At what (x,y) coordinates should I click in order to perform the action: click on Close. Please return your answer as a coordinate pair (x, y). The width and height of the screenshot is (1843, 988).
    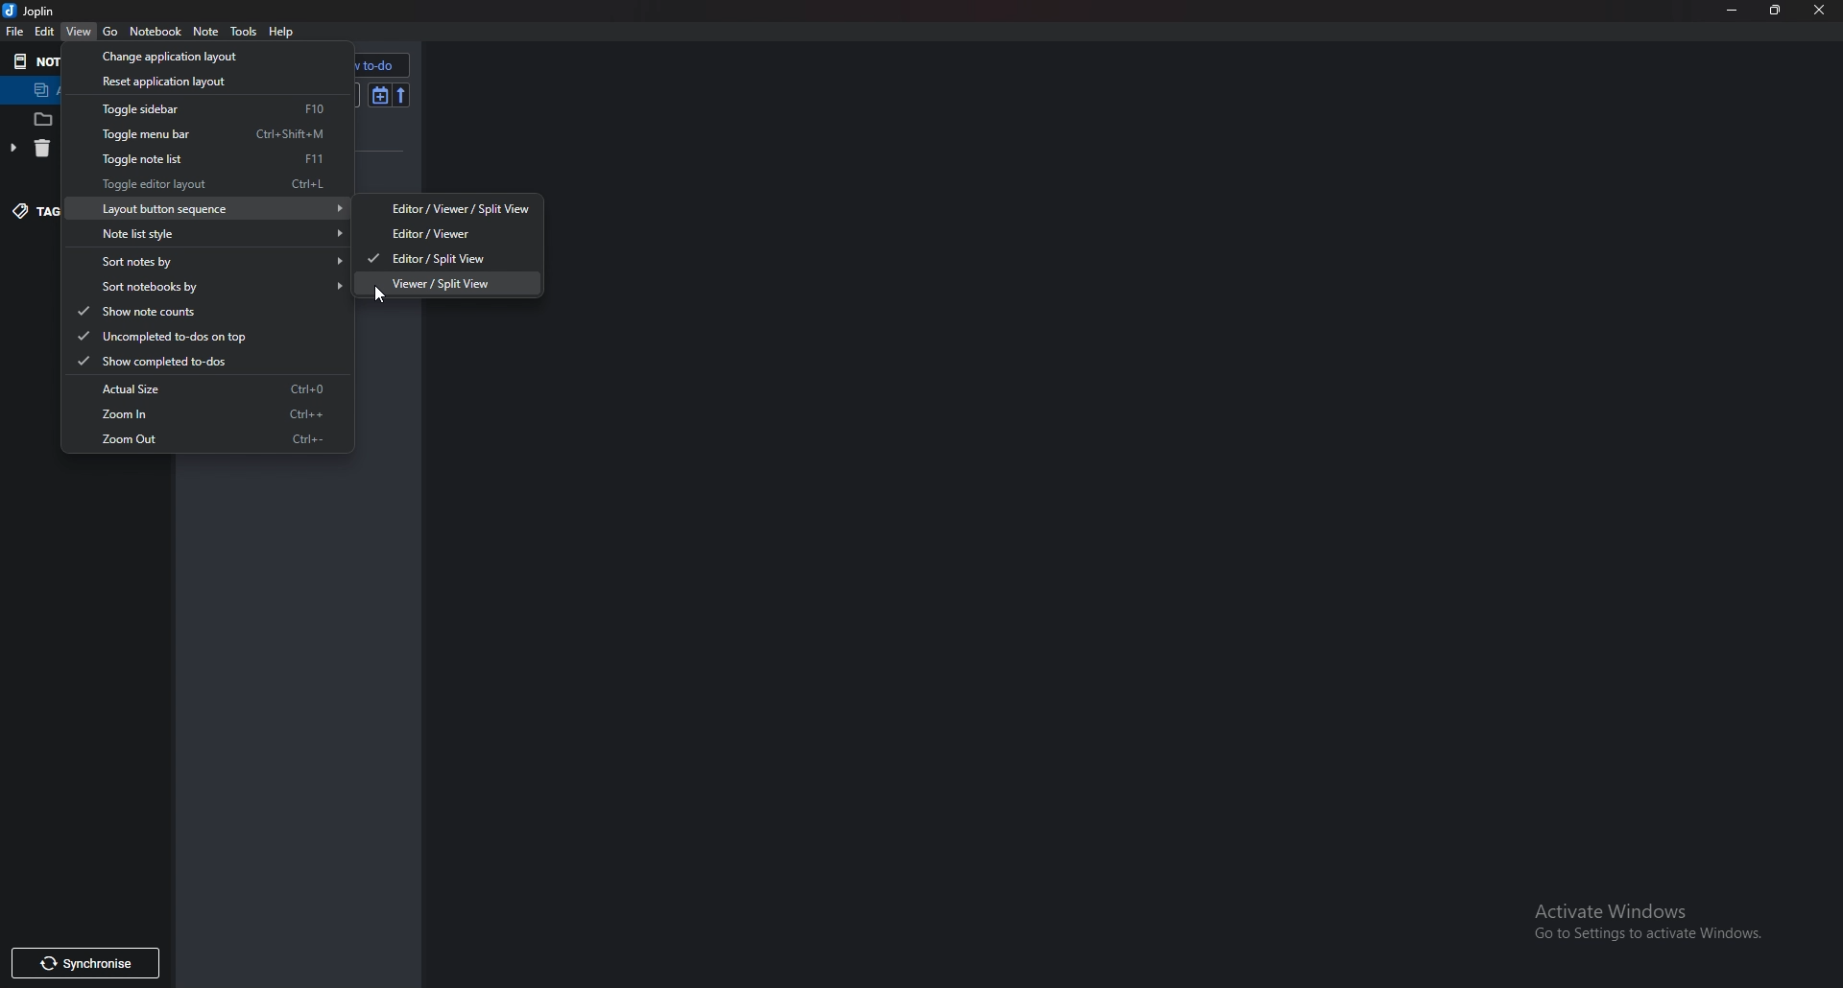
    Looking at the image, I should click on (1814, 11).